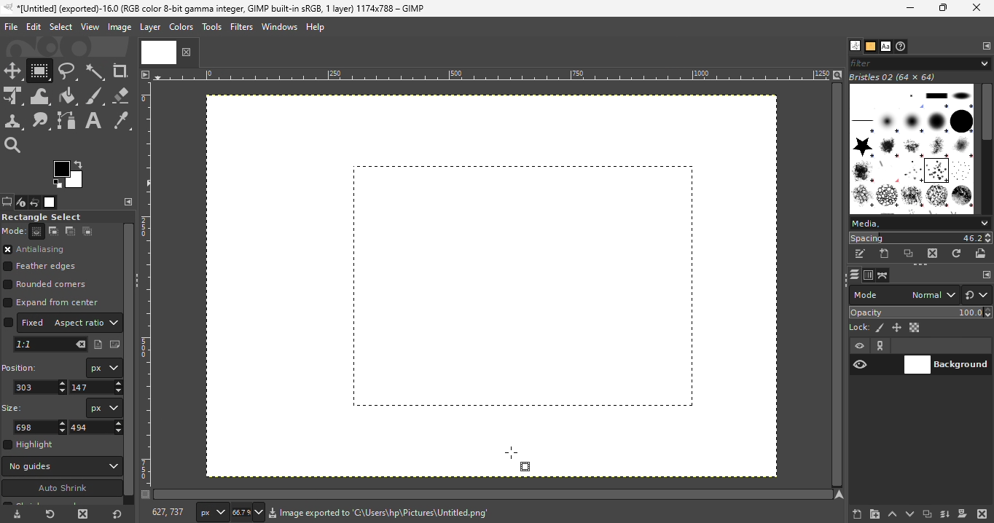  I want to click on Wrap transform, so click(42, 96).